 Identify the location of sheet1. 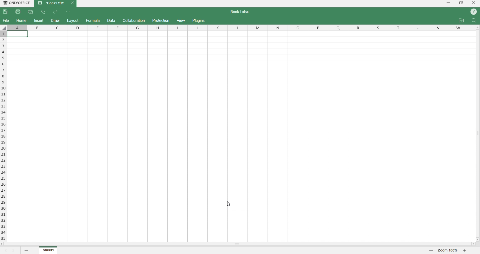
(49, 250).